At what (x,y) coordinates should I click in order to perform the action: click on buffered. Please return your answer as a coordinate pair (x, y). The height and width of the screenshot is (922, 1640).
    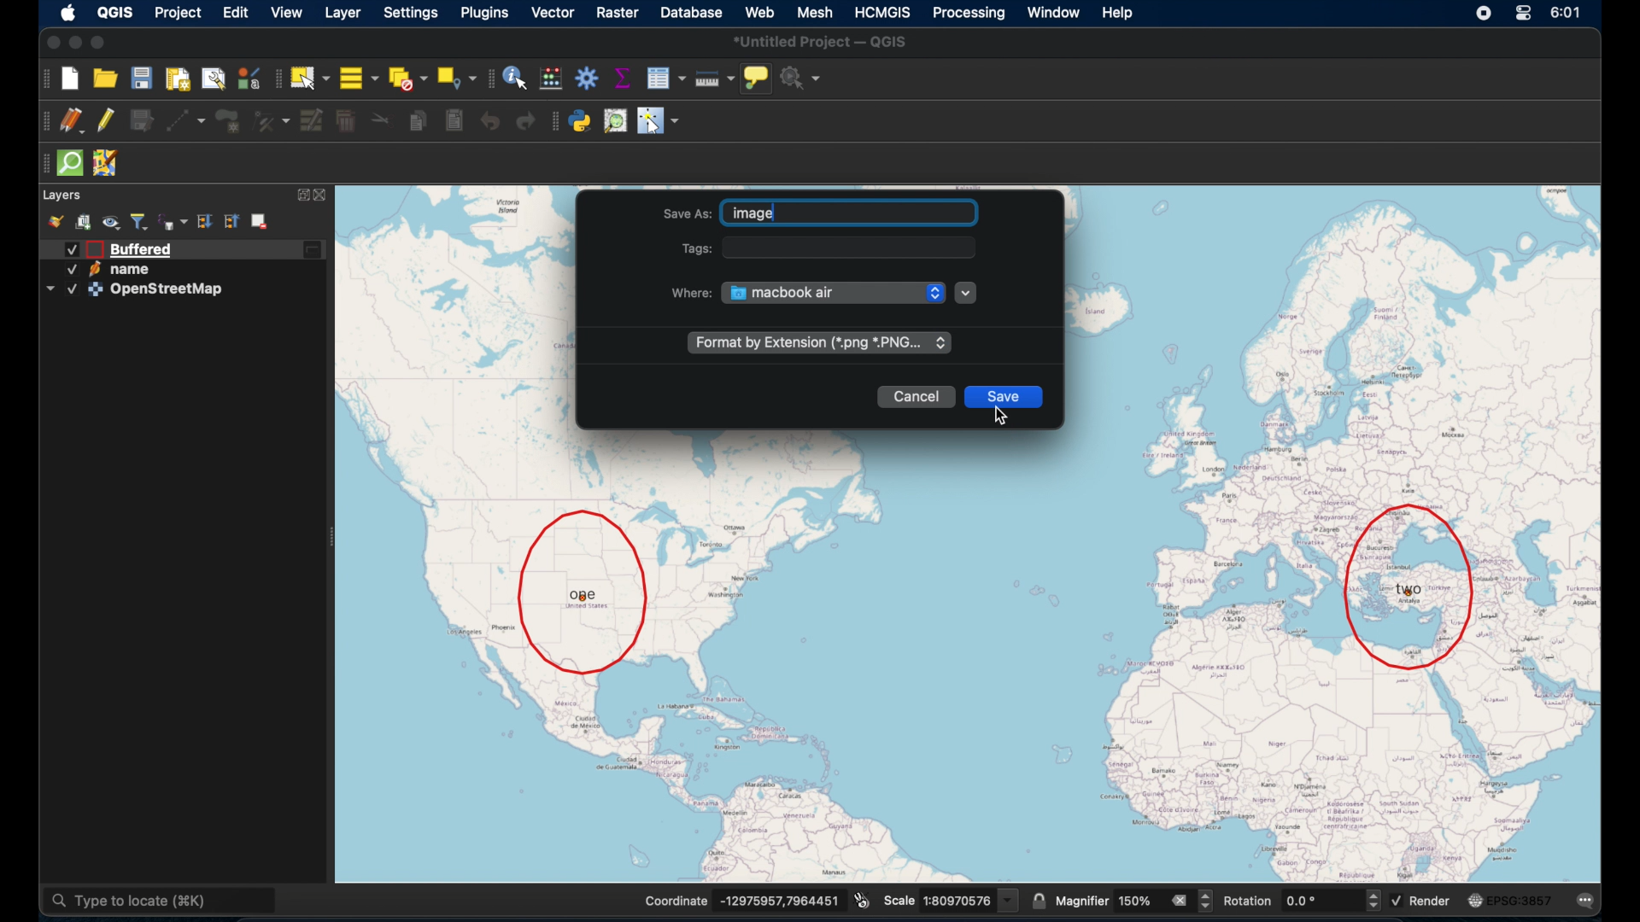
    Looking at the image, I should click on (141, 249).